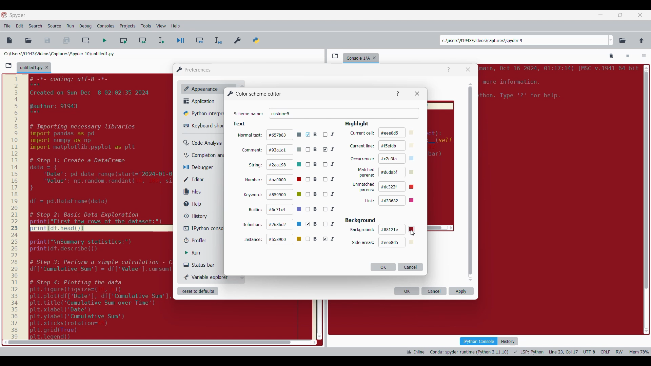 This screenshot has height=366, width=651. What do you see at coordinates (285, 180) in the screenshot?
I see `#aa0000` at bounding box center [285, 180].